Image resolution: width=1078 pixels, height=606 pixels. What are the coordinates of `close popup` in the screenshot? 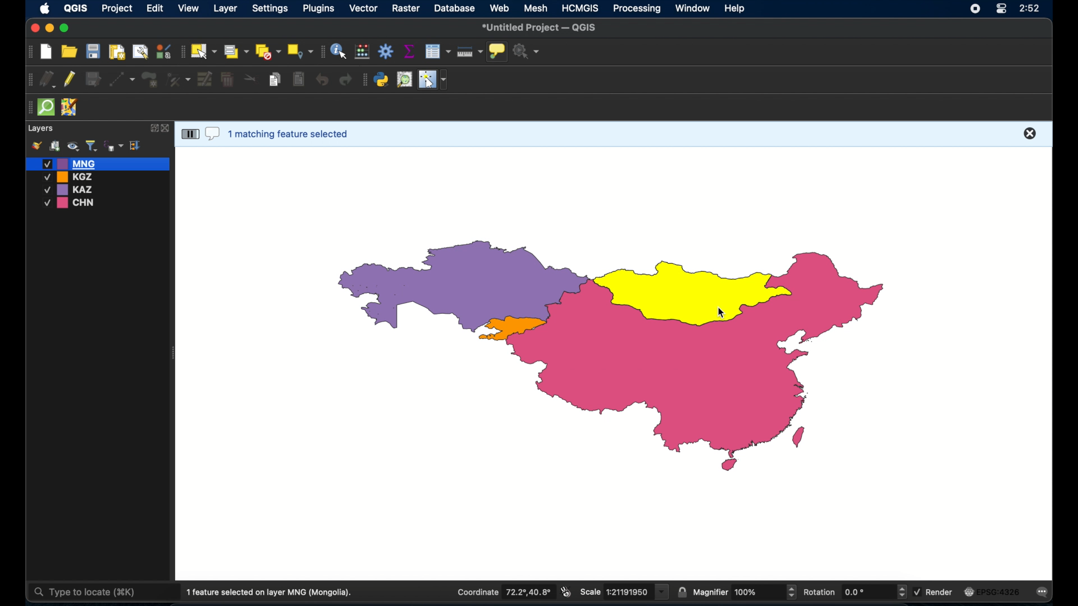 It's located at (1031, 132).